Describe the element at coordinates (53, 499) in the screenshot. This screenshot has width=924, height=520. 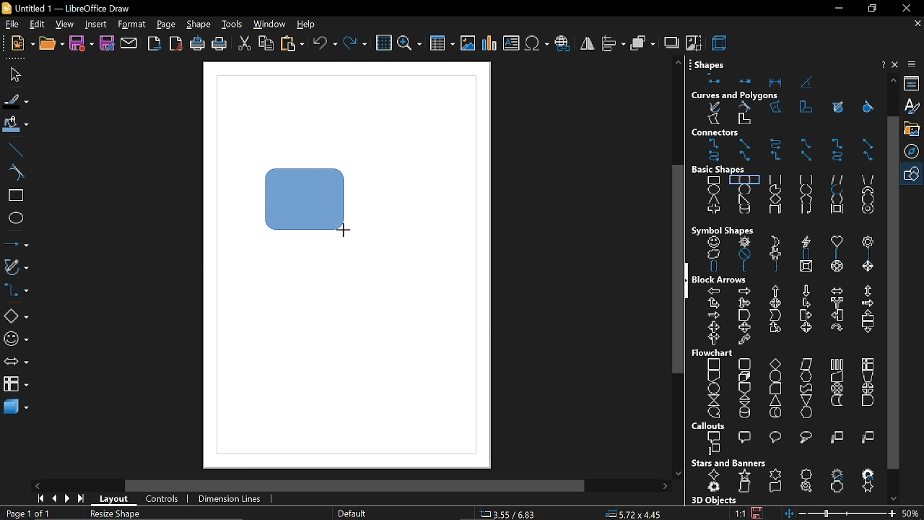
I see `previous page` at that location.